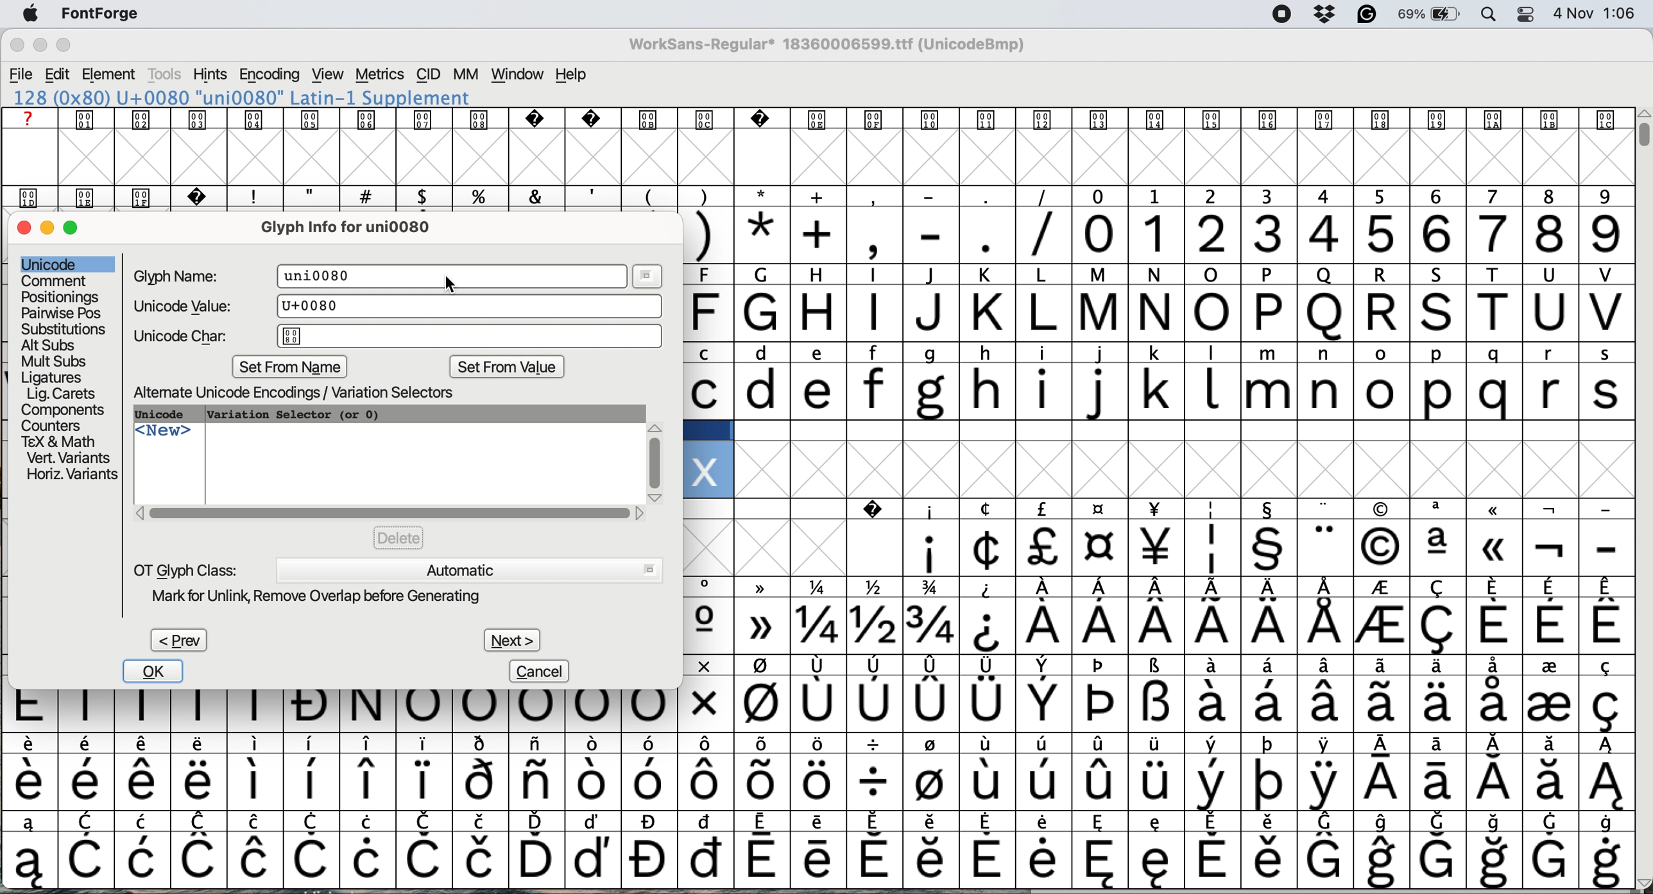 This screenshot has width=1653, height=894. Describe the element at coordinates (61, 297) in the screenshot. I see `positionings` at that location.